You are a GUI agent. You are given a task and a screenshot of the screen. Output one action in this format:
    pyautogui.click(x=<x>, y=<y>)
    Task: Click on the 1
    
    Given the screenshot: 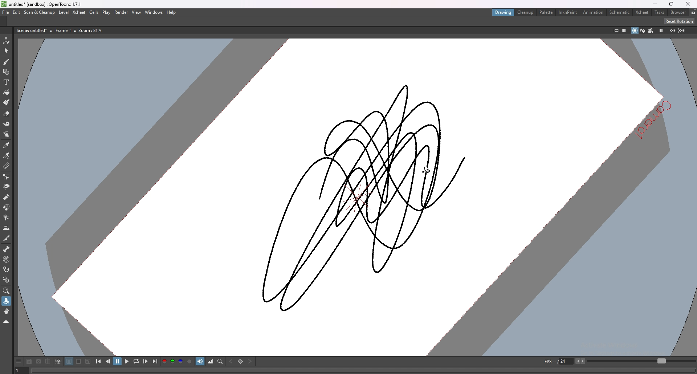 What is the action you would take?
    pyautogui.click(x=19, y=370)
    